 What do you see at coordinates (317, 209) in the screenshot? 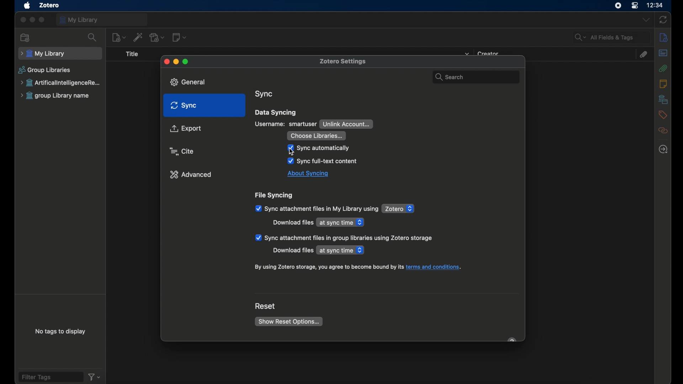
I see `sync attachment files in my library using check box` at bounding box center [317, 209].